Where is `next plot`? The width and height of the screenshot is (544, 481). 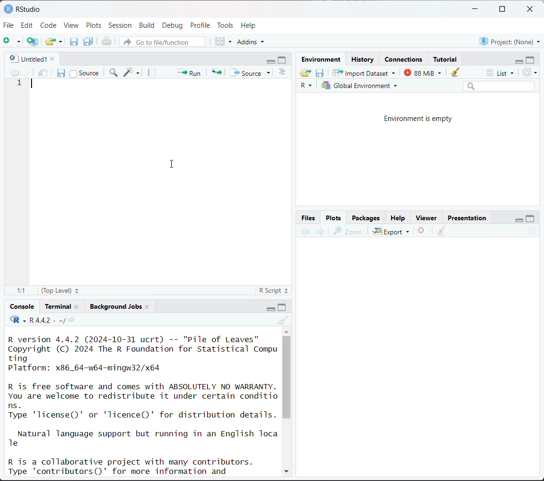
next plot is located at coordinates (319, 232).